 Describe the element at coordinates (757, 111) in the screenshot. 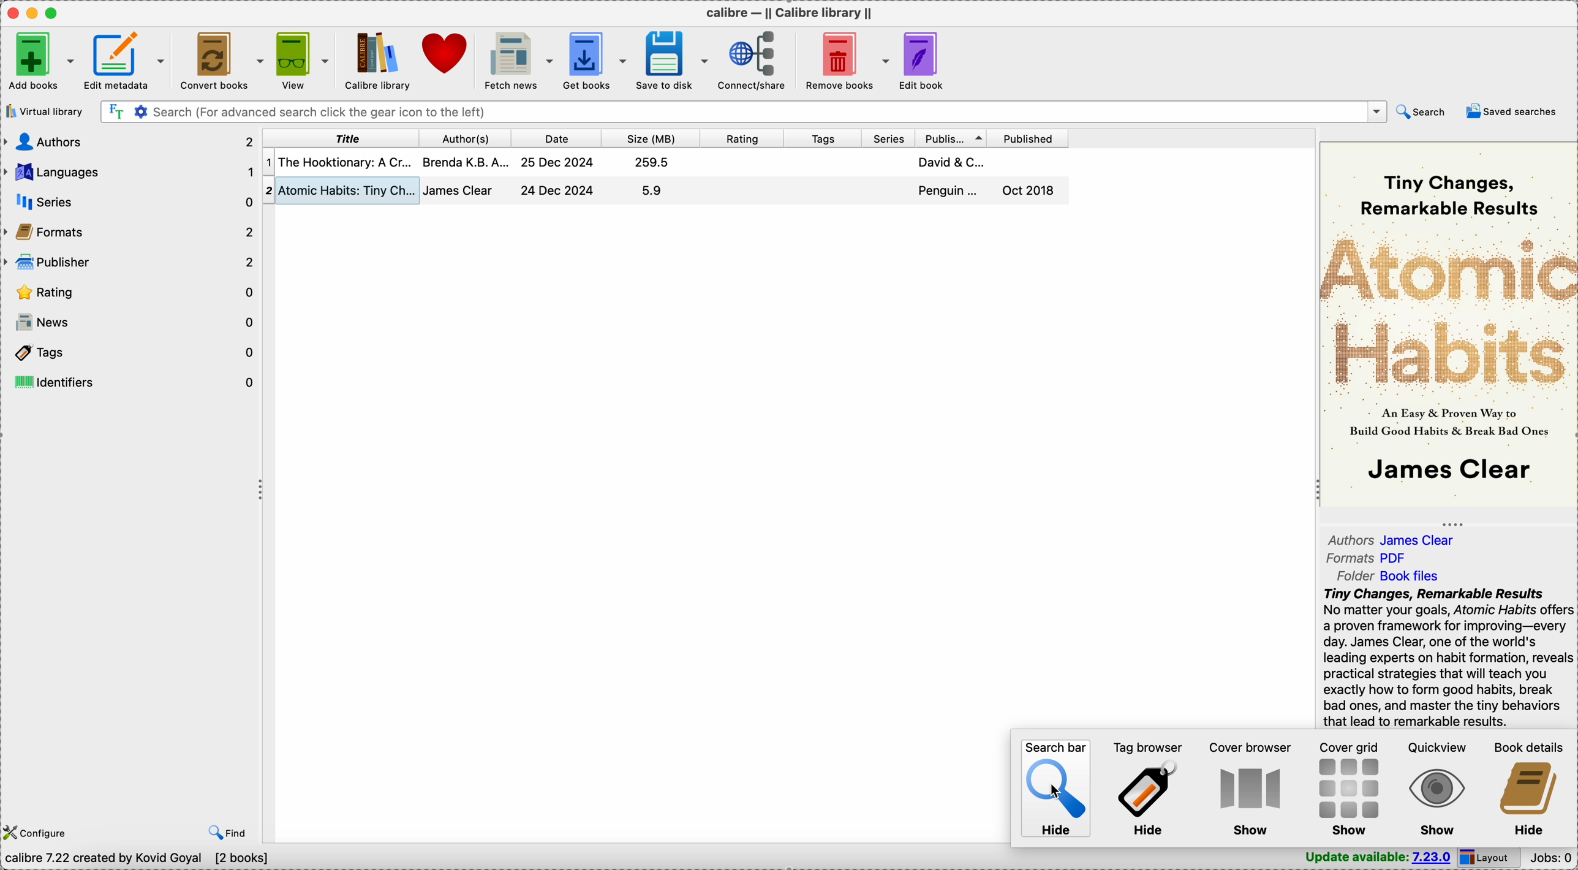

I see `search (for advanced search click the gear icon to the left)` at that location.